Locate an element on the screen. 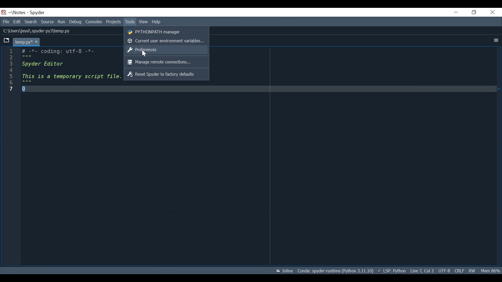  Preferences is located at coordinates (163, 50).